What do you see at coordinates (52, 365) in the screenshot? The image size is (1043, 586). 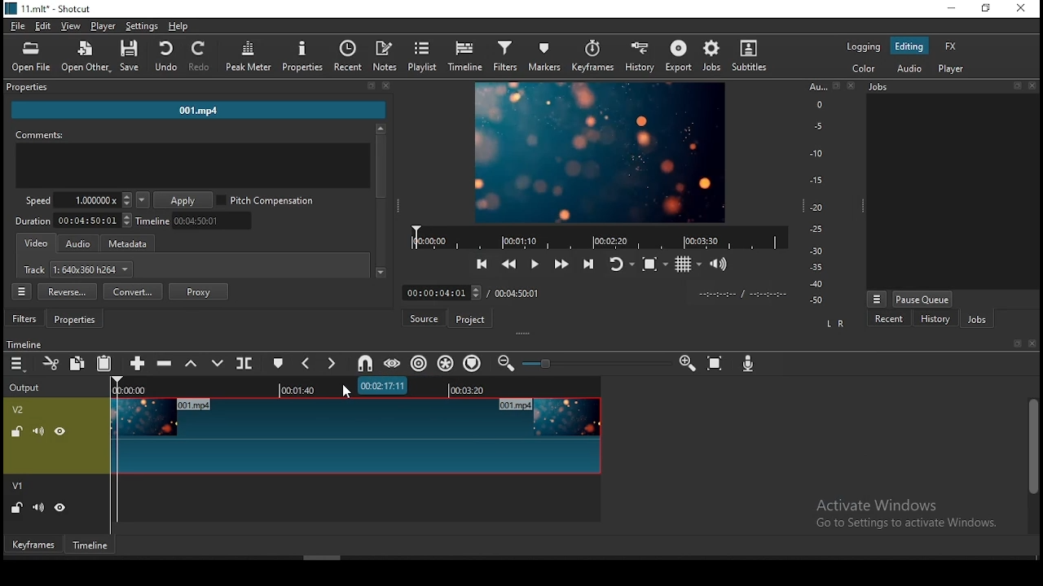 I see `cut` at bounding box center [52, 365].